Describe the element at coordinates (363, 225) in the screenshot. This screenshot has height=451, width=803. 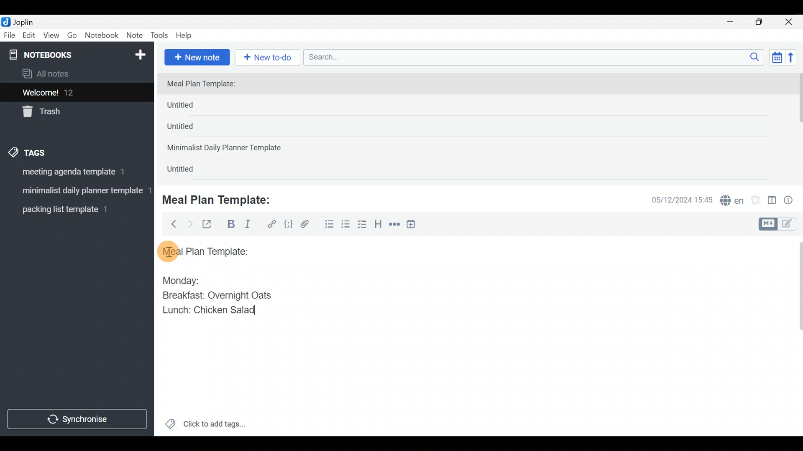
I see `Checkbox` at that location.